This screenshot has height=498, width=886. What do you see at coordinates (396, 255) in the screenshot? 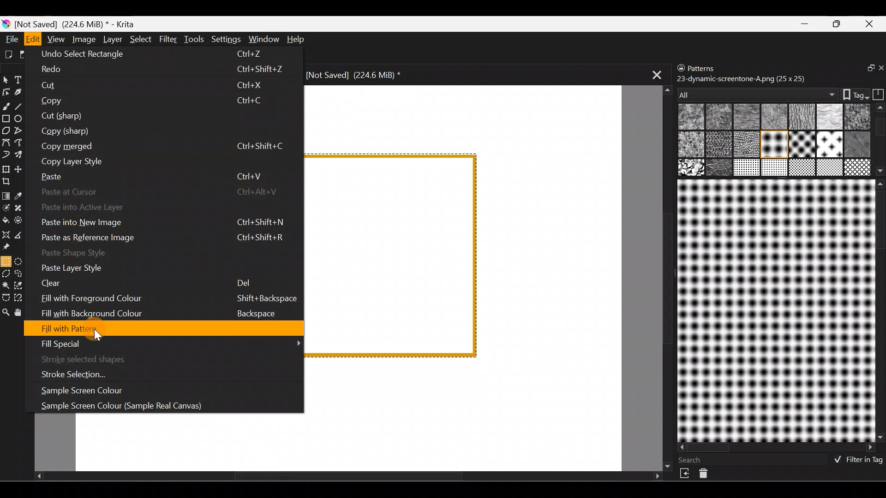
I see `Rectangular selection tool on rectangle shape` at bounding box center [396, 255].